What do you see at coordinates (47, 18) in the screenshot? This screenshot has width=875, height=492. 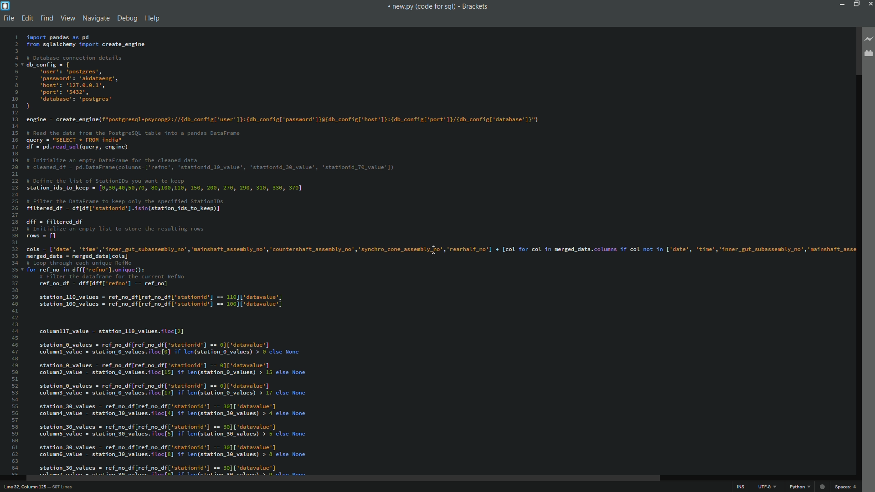 I see `find menu` at bounding box center [47, 18].